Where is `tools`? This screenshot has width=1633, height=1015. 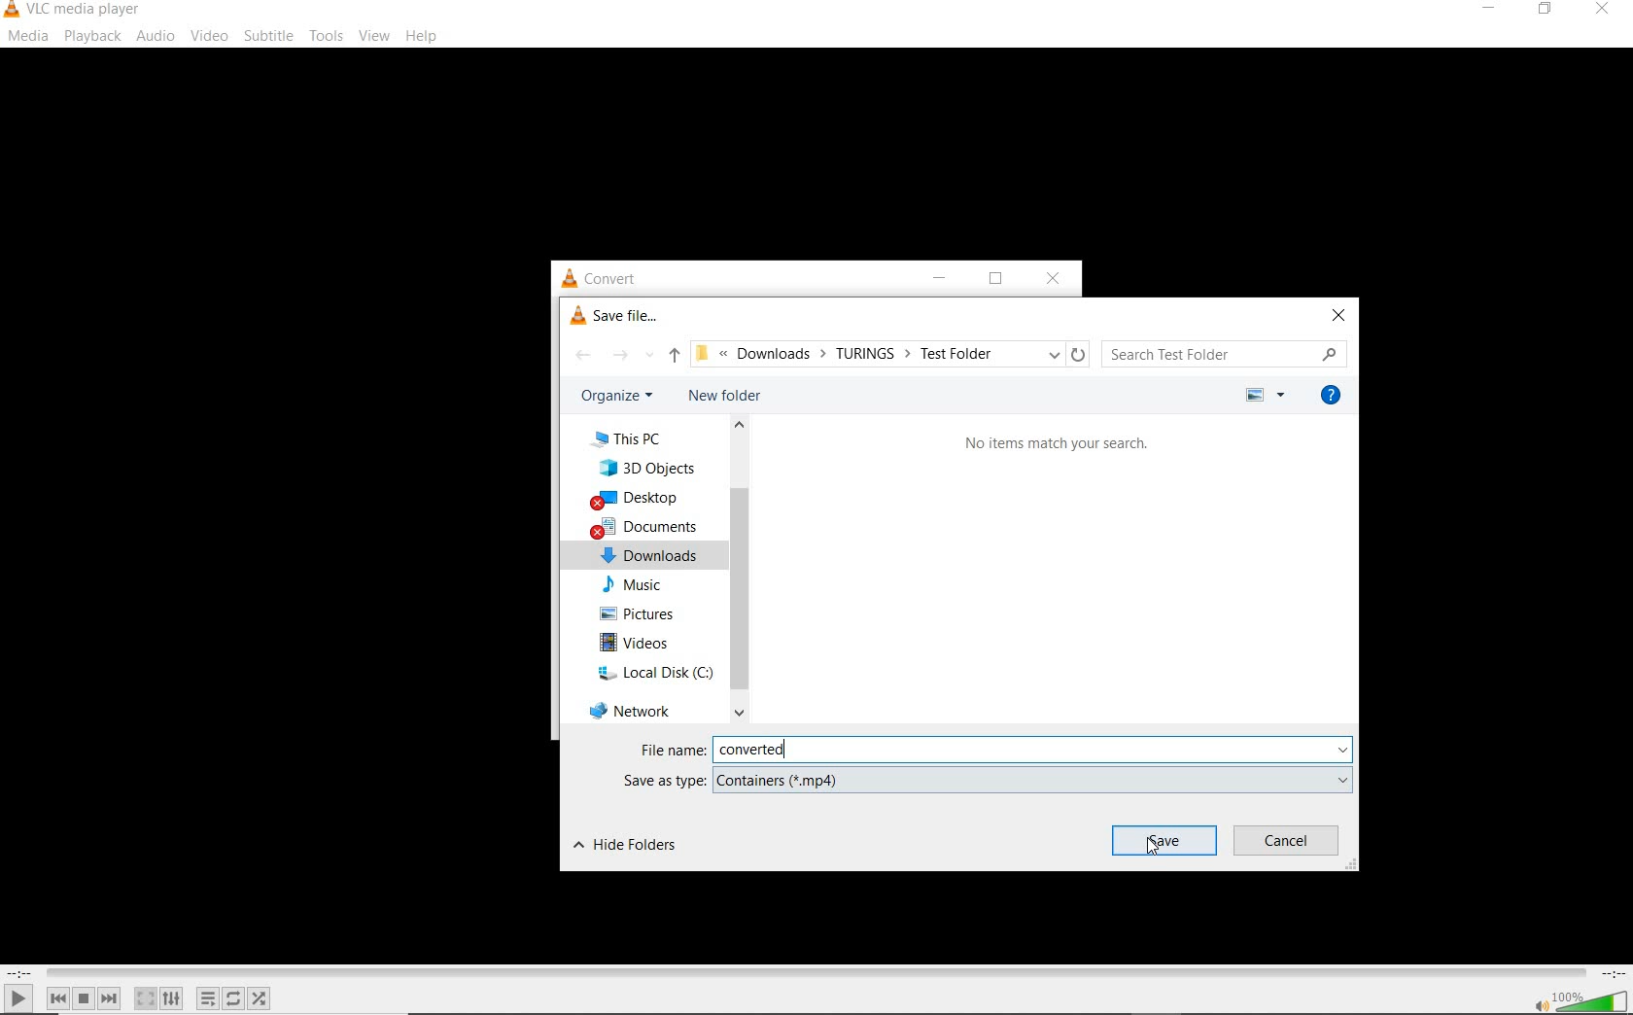
tools is located at coordinates (325, 33).